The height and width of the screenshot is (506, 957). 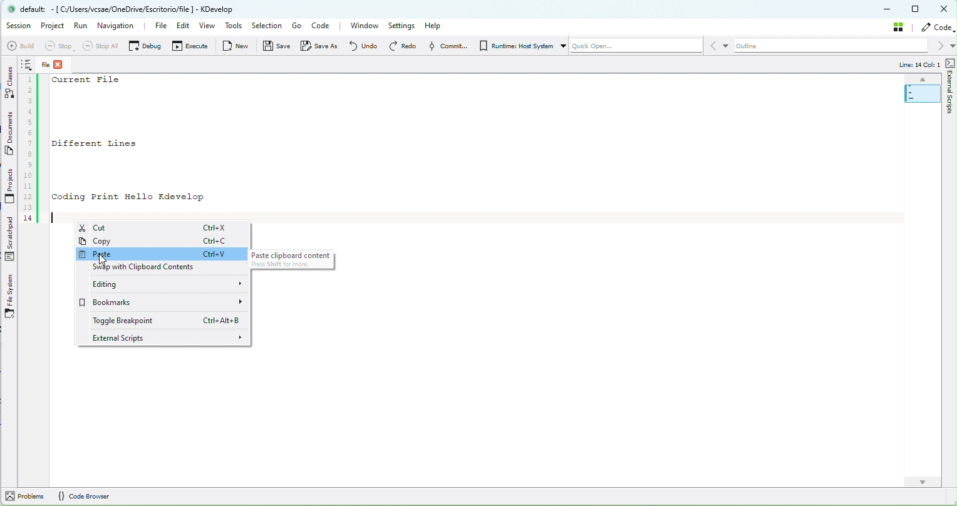 What do you see at coordinates (322, 46) in the screenshot?
I see `Save as` at bounding box center [322, 46].